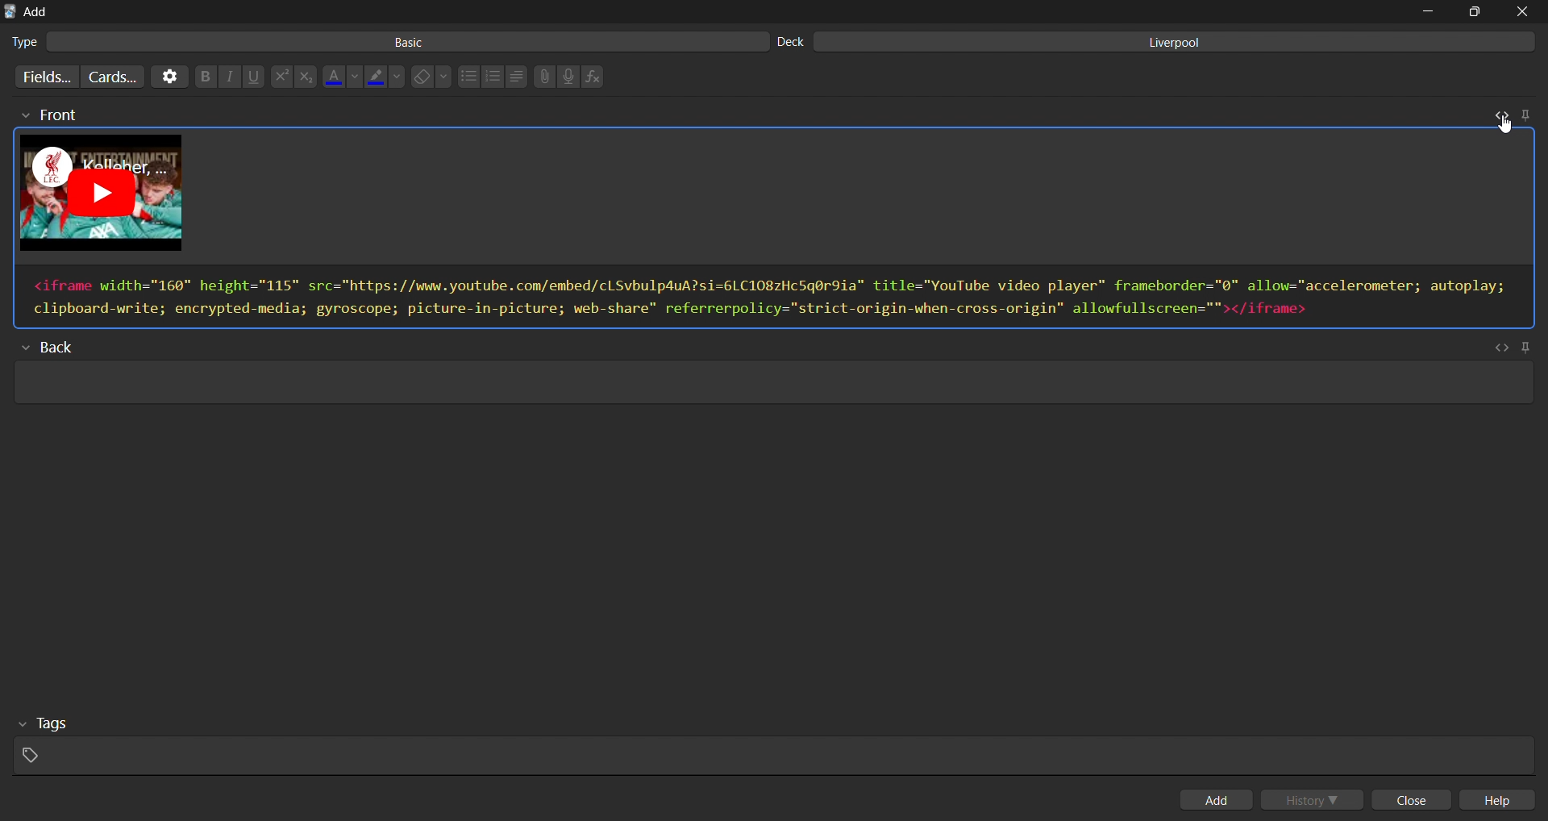 This screenshot has height=821, width=1548. Describe the element at coordinates (435, 77) in the screenshot. I see `erase formatting` at that location.